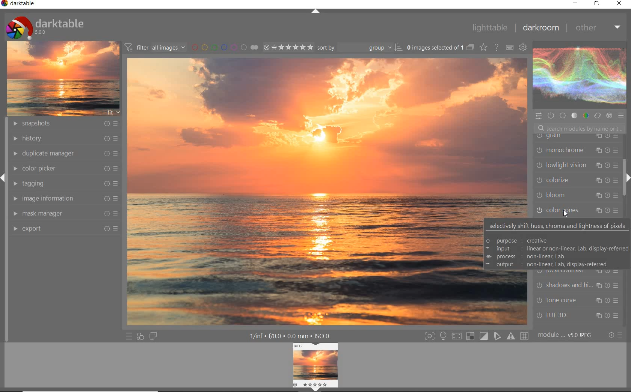 The height and width of the screenshot is (392, 631). Describe the element at coordinates (66, 198) in the screenshot. I see `IMAGE INFORMATION` at that location.